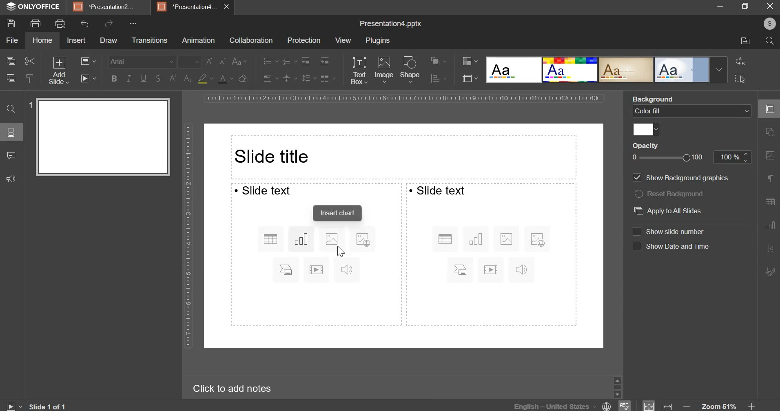 This screenshot has width=780, height=411. I want to click on design, so click(627, 70).